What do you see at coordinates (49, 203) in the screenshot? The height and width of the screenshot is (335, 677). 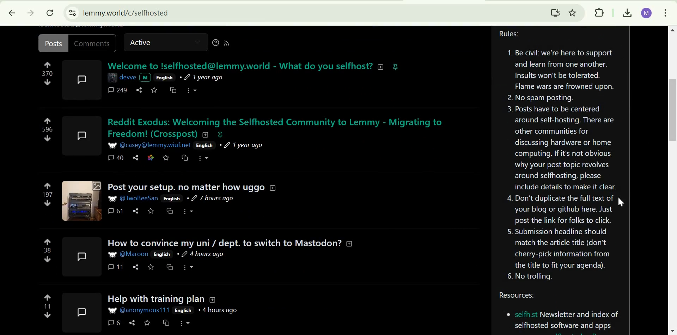 I see `downvote` at bounding box center [49, 203].